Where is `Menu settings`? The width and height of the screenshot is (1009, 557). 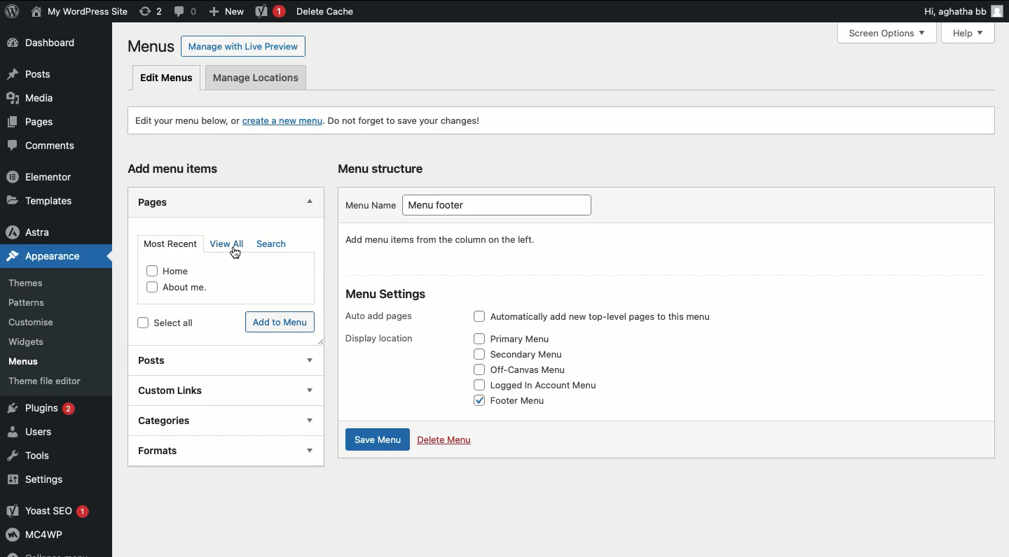 Menu settings is located at coordinates (387, 296).